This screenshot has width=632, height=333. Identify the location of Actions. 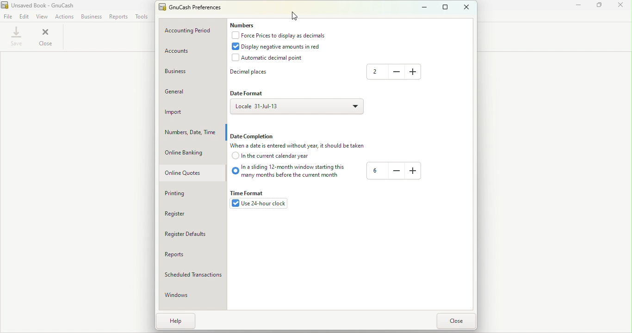
(63, 16).